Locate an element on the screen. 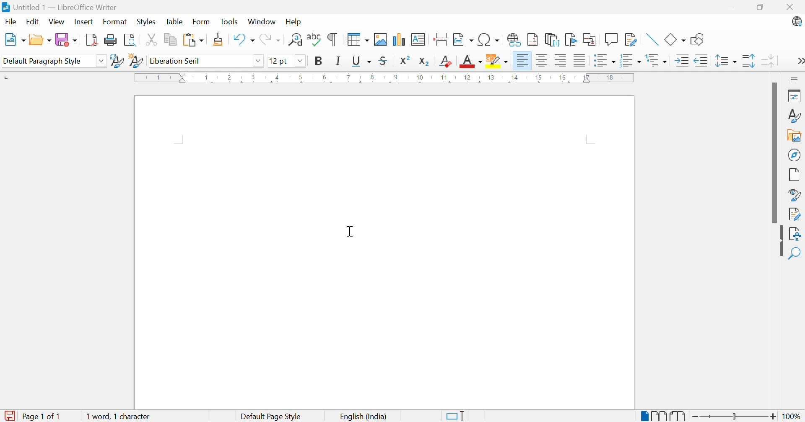 The image size is (805, 422). File is located at coordinates (12, 22).